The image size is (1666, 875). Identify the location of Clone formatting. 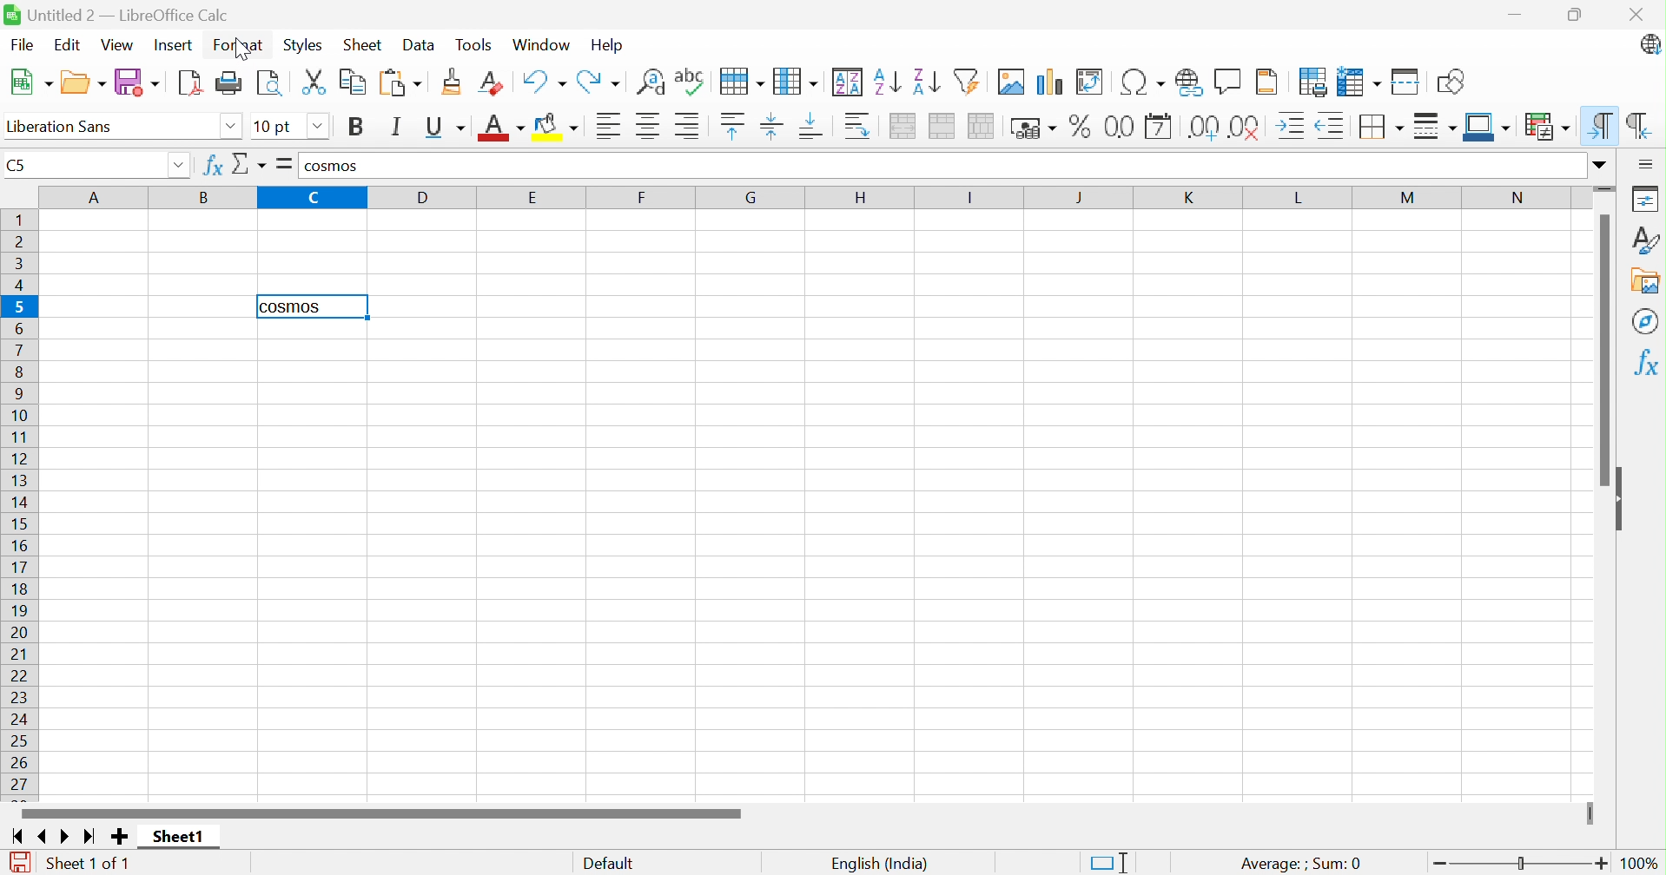
(450, 82).